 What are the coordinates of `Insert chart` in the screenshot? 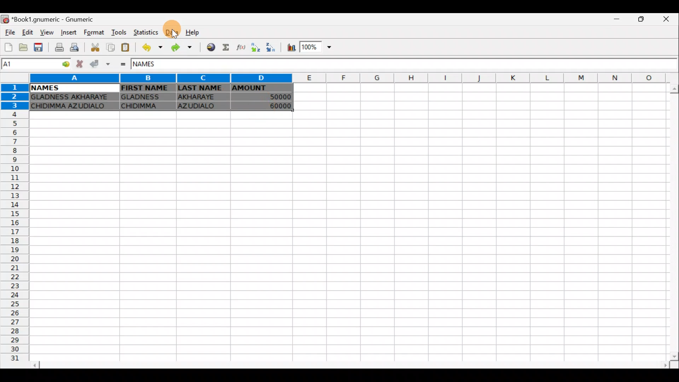 It's located at (291, 47).